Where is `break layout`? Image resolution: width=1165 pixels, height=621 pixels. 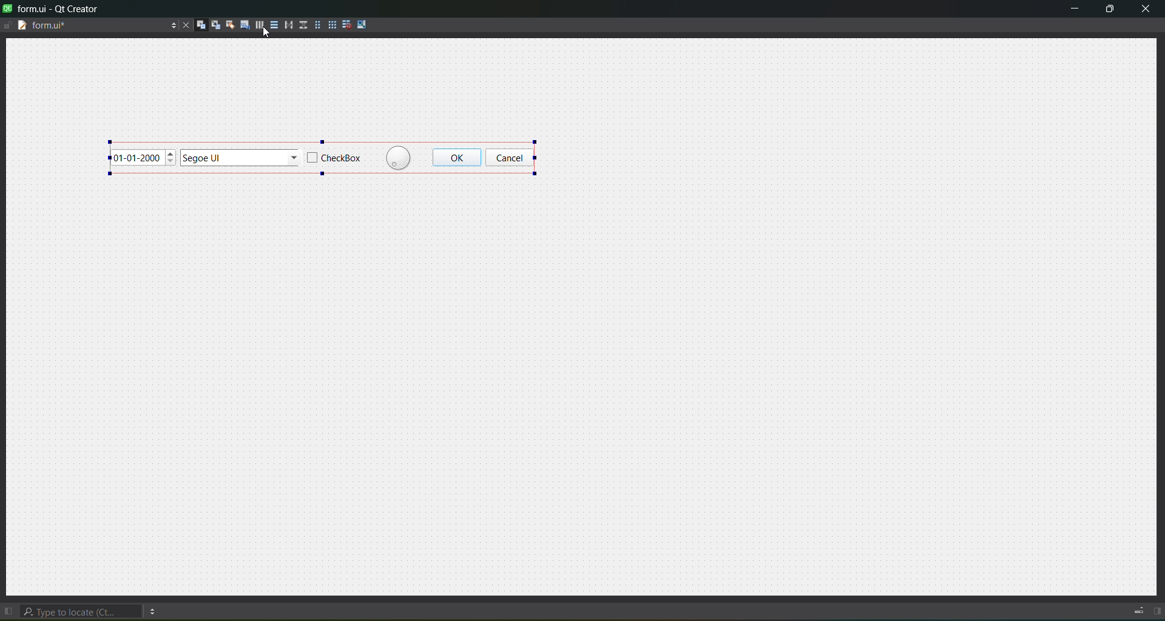
break layout is located at coordinates (344, 25).